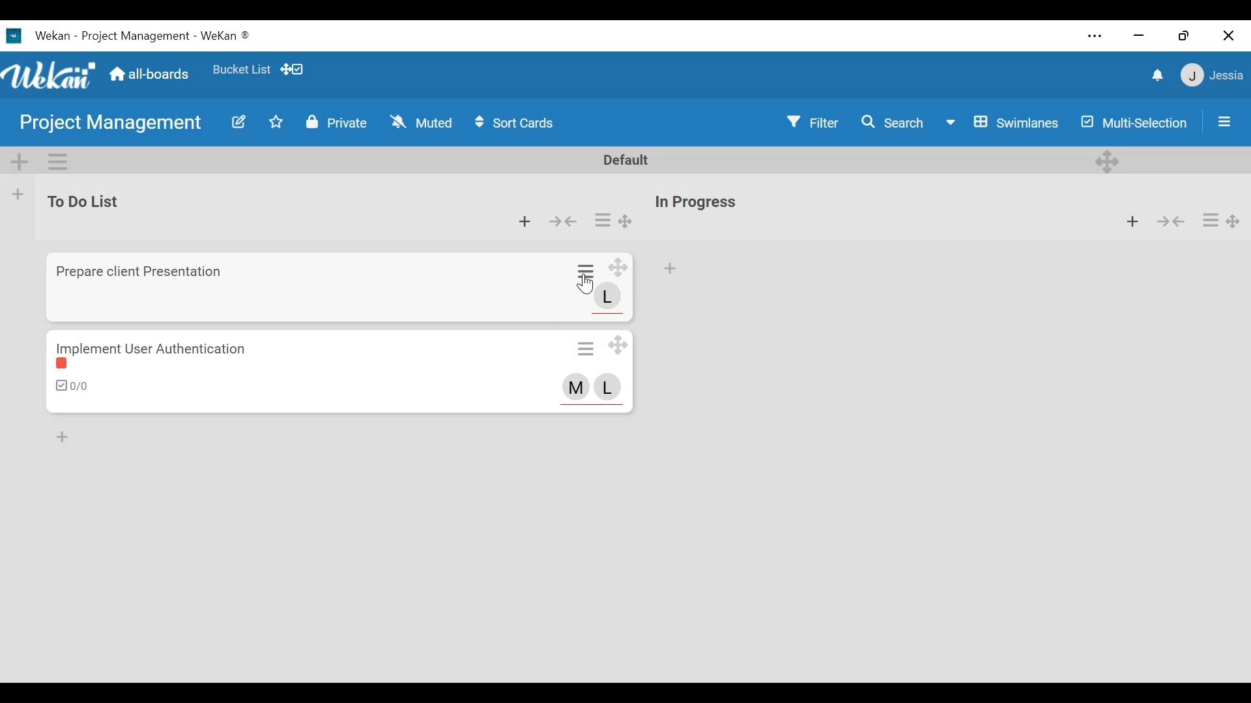 The width and height of the screenshot is (1251, 703). I want to click on Member, so click(608, 297).